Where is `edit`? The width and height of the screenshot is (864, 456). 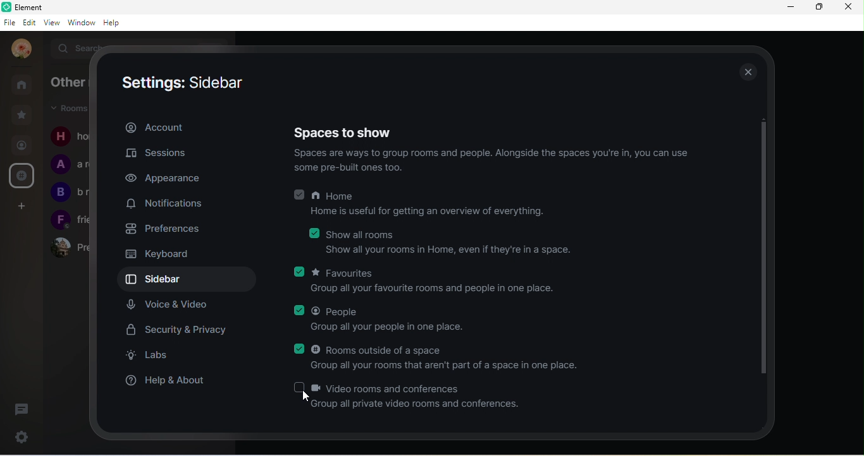
edit is located at coordinates (29, 23).